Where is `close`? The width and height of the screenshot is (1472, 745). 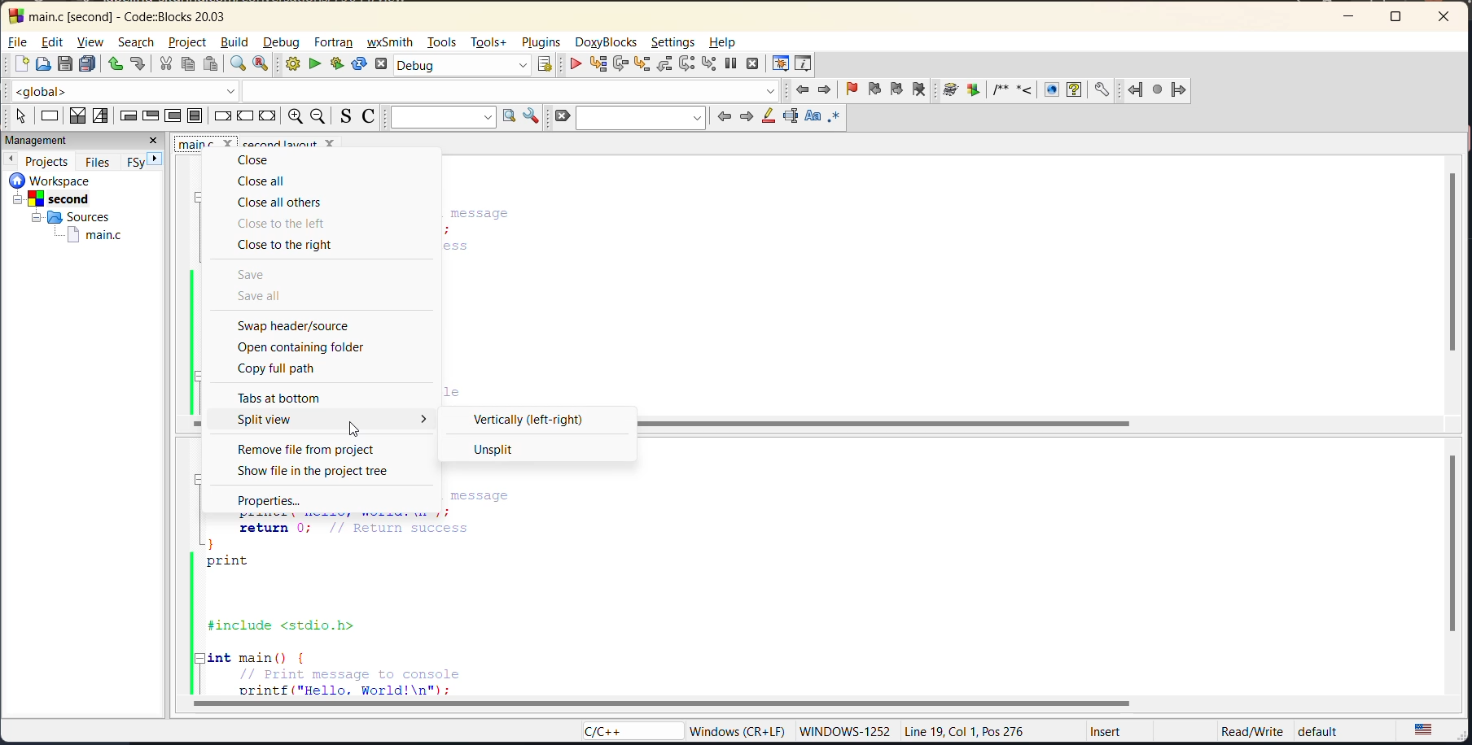
close is located at coordinates (154, 140).